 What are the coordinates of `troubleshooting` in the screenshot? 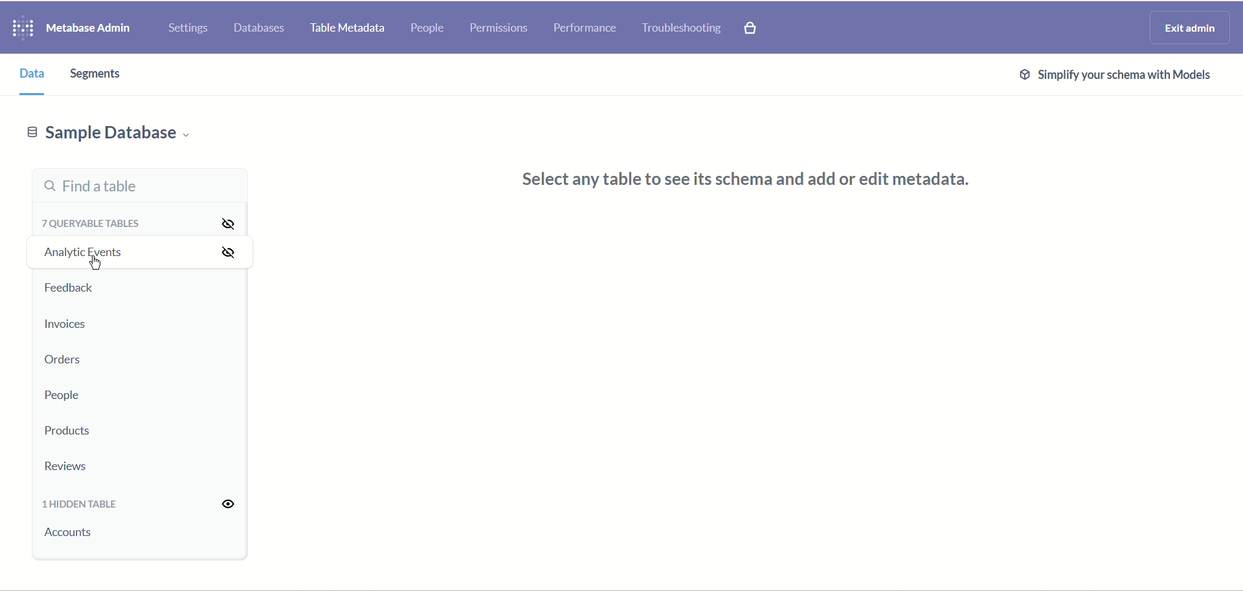 It's located at (682, 28).